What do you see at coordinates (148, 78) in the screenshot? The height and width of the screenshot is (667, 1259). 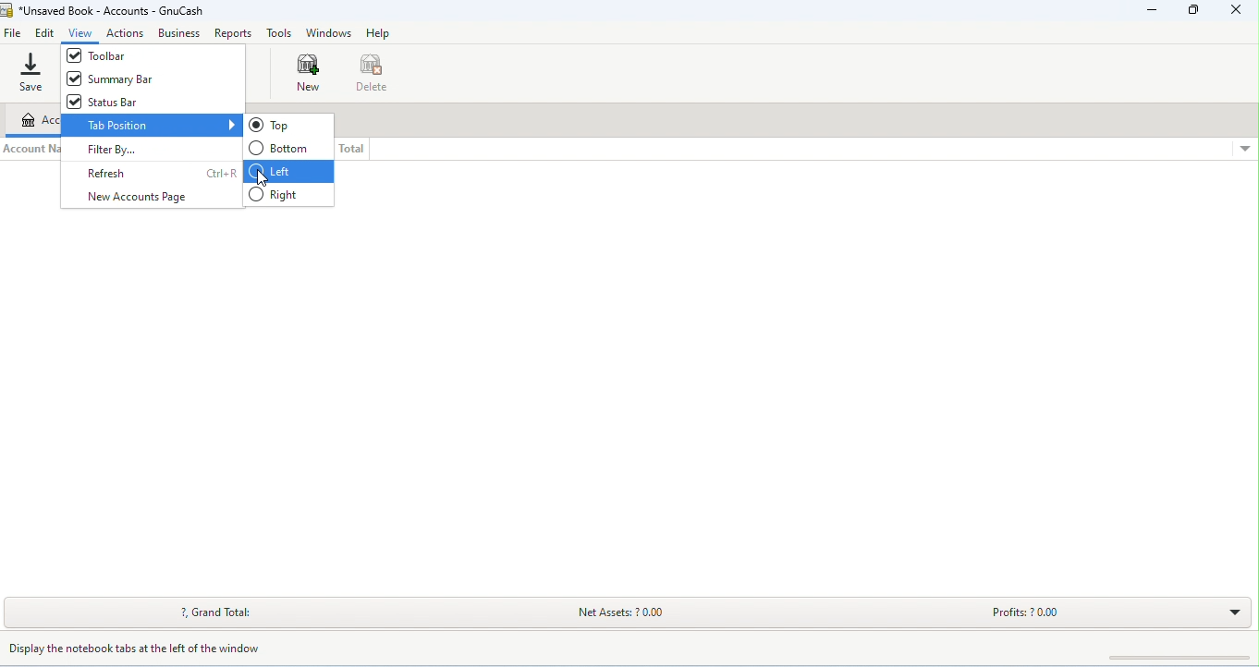 I see `summary bar` at bounding box center [148, 78].